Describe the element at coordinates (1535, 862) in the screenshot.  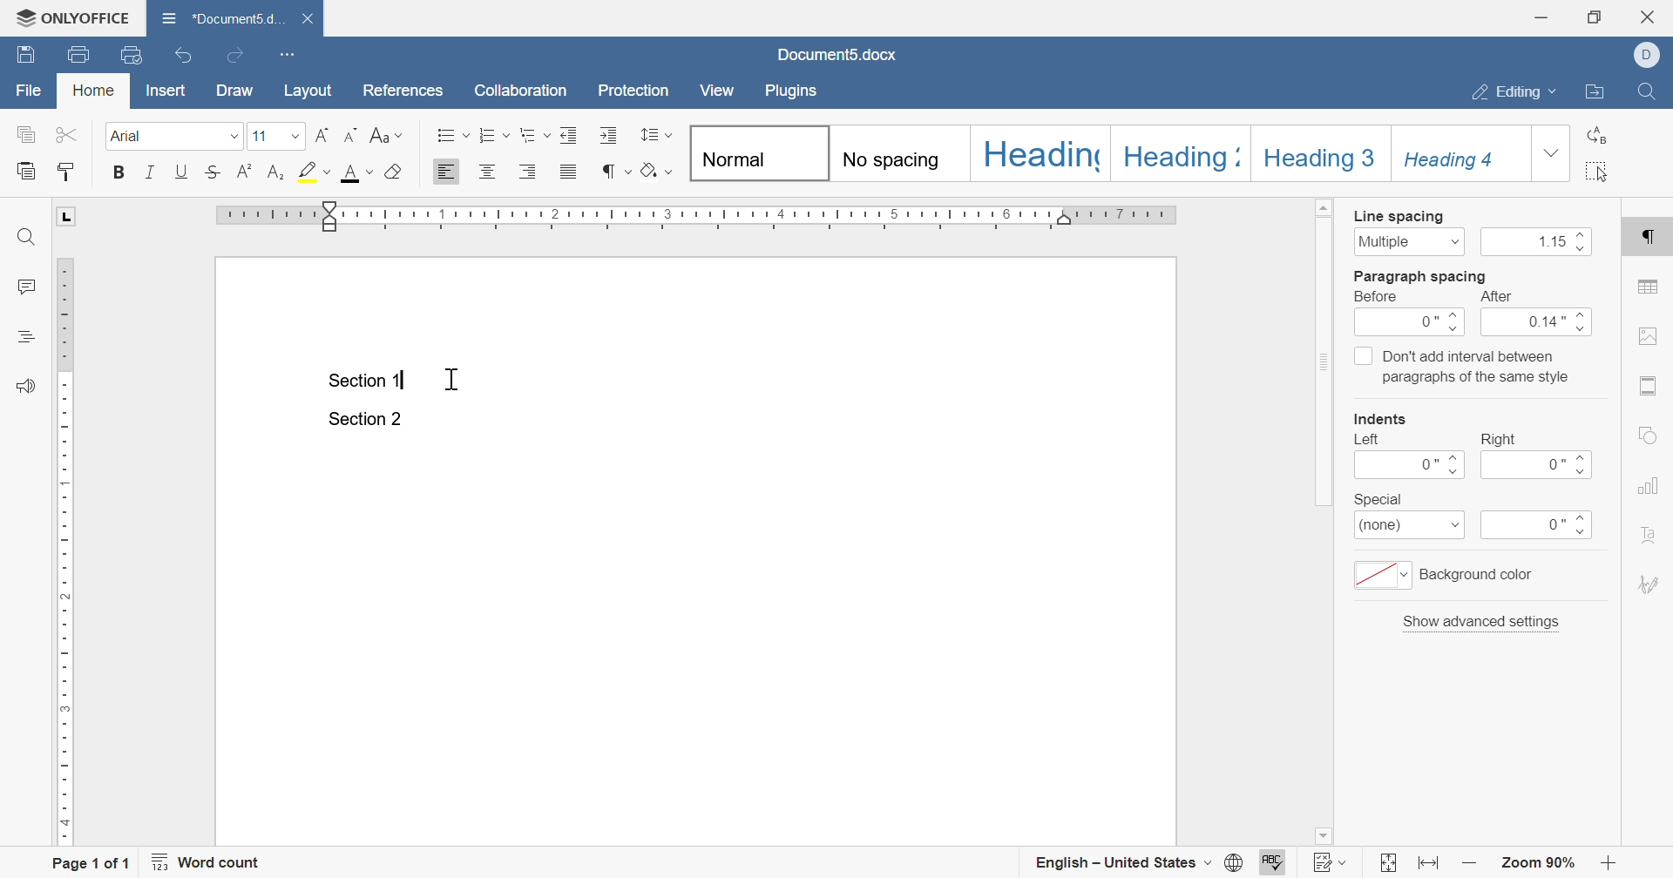
I see `zoom 90%` at that location.